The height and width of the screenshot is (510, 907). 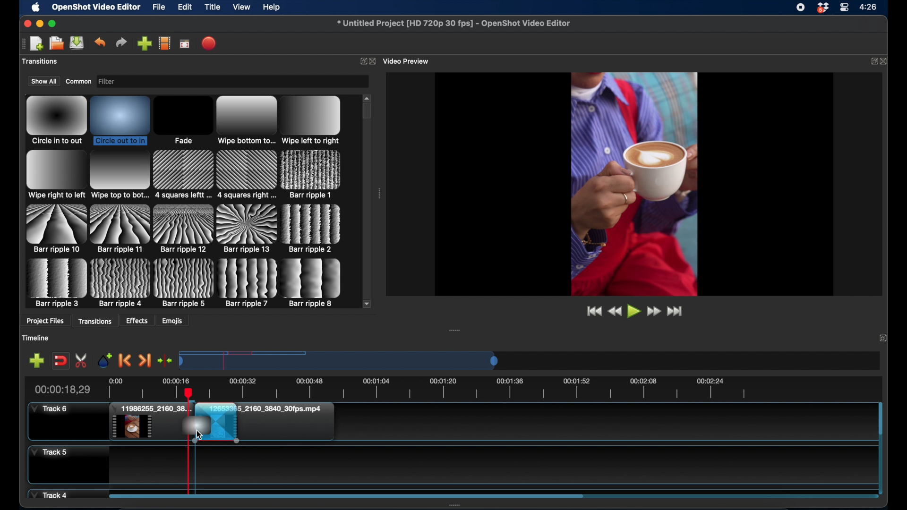 What do you see at coordinates (36, 44) in the screenshot?
I see `open project` at bounding box center [36, 44].